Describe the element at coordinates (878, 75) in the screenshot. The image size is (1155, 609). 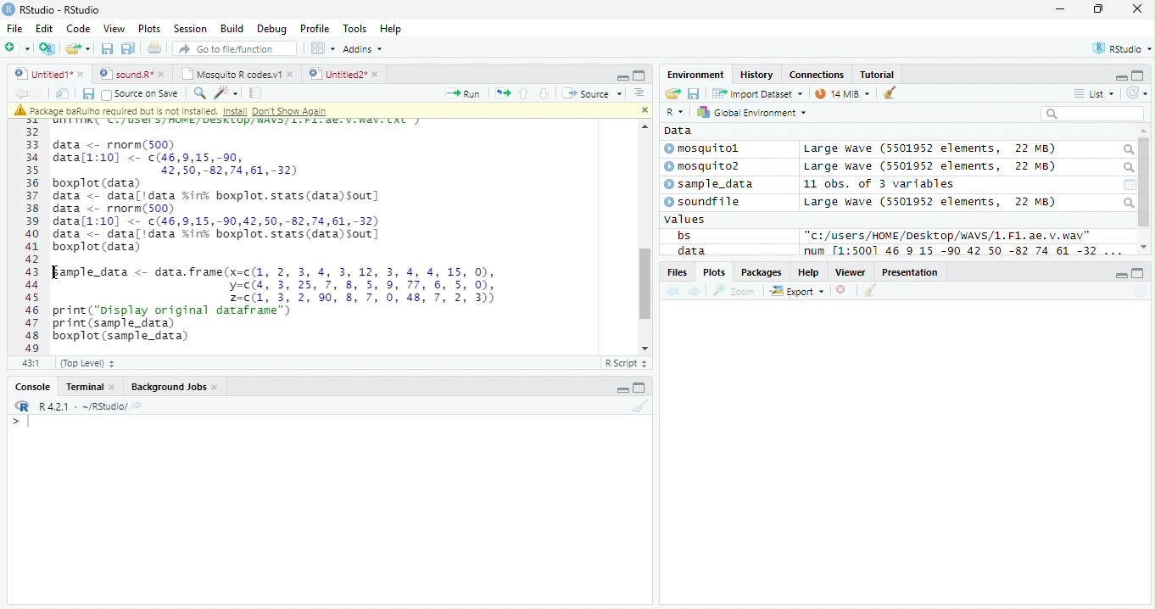
I see `Tutorial` at that location.